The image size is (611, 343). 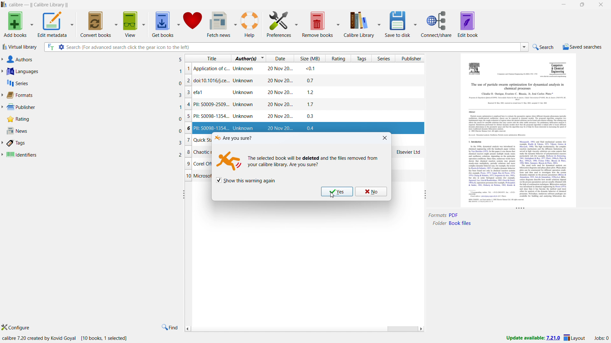 What do you see at coordinates (575, 338) in the screenshot?
I see `layout` at bounding box center [575, 338].